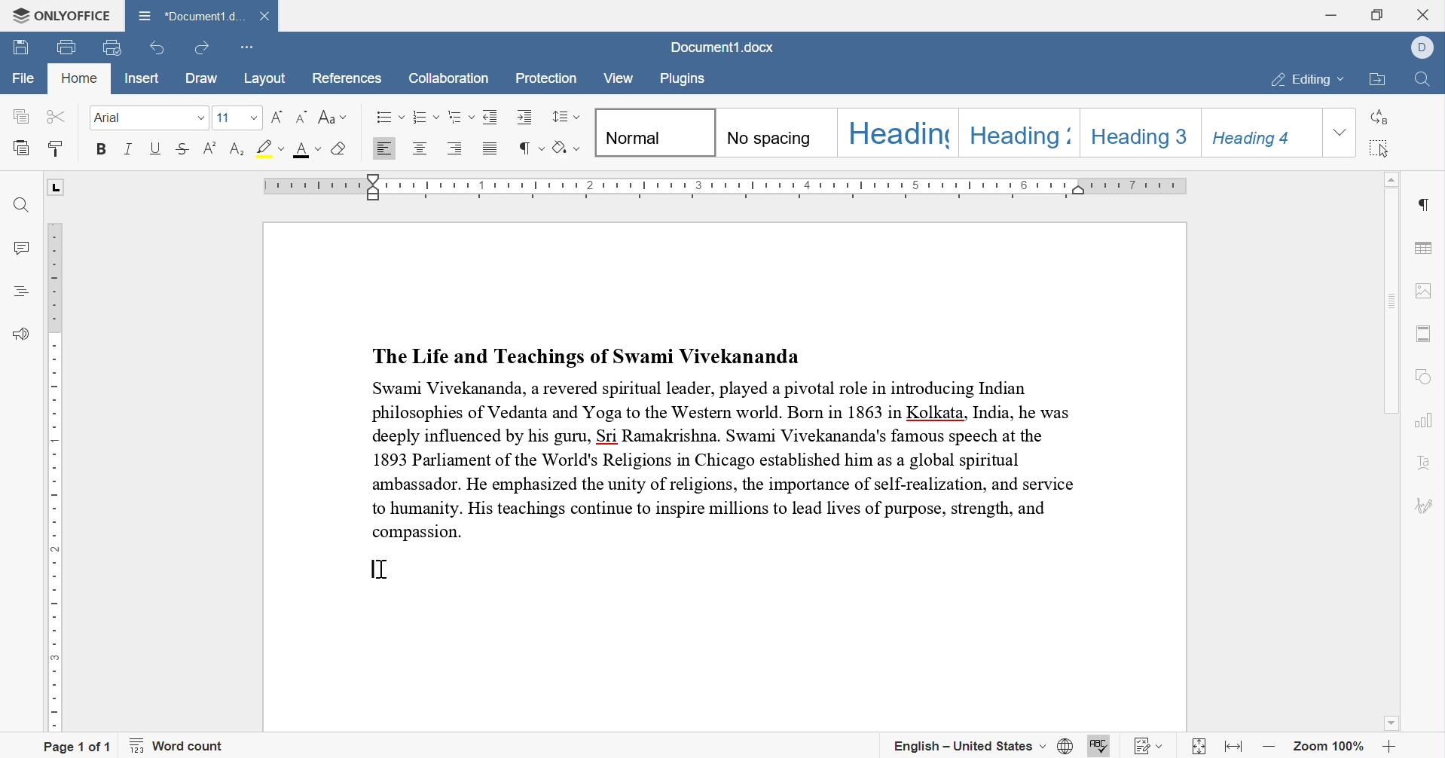 The height and width of the screenshot is (758, 1445). Describe the element at coordinates (1427, 205) in the screenshot. I see `paragraph settings` at that location.